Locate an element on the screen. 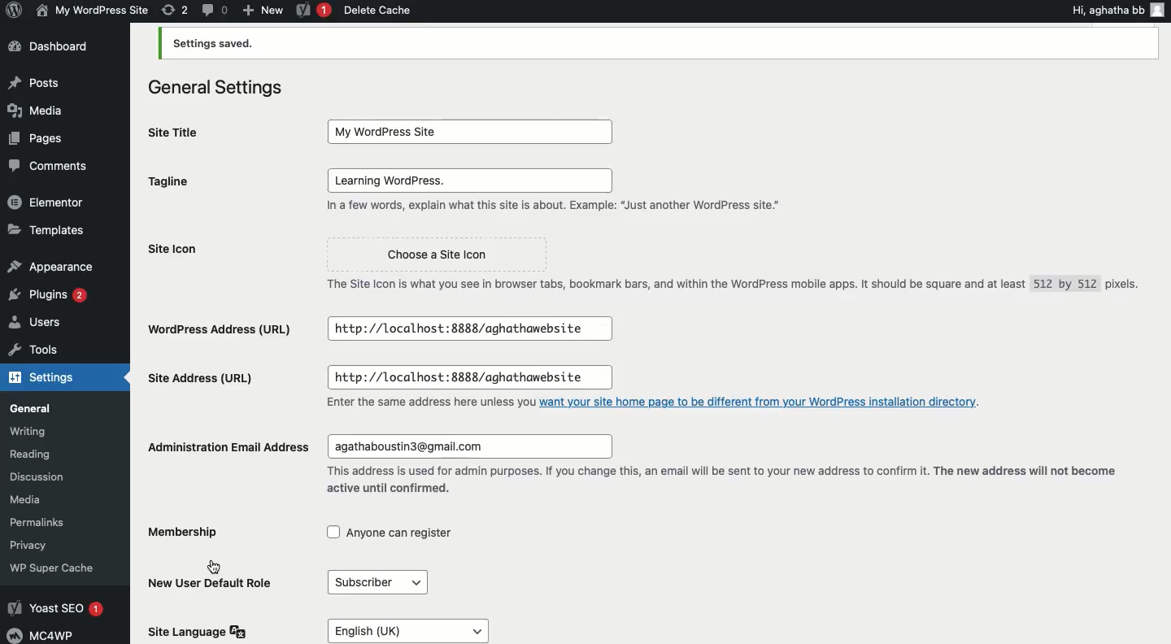  Elementor is located at coordinates (50, 200).